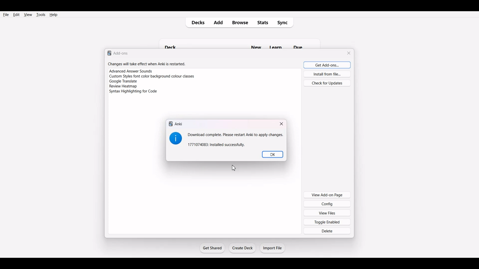 The height and width of the screenshot is (269, 479). What do you see at coordinates (327, 74) in the screenshot?
I see `Install from file` at bounding box center [327, 74].